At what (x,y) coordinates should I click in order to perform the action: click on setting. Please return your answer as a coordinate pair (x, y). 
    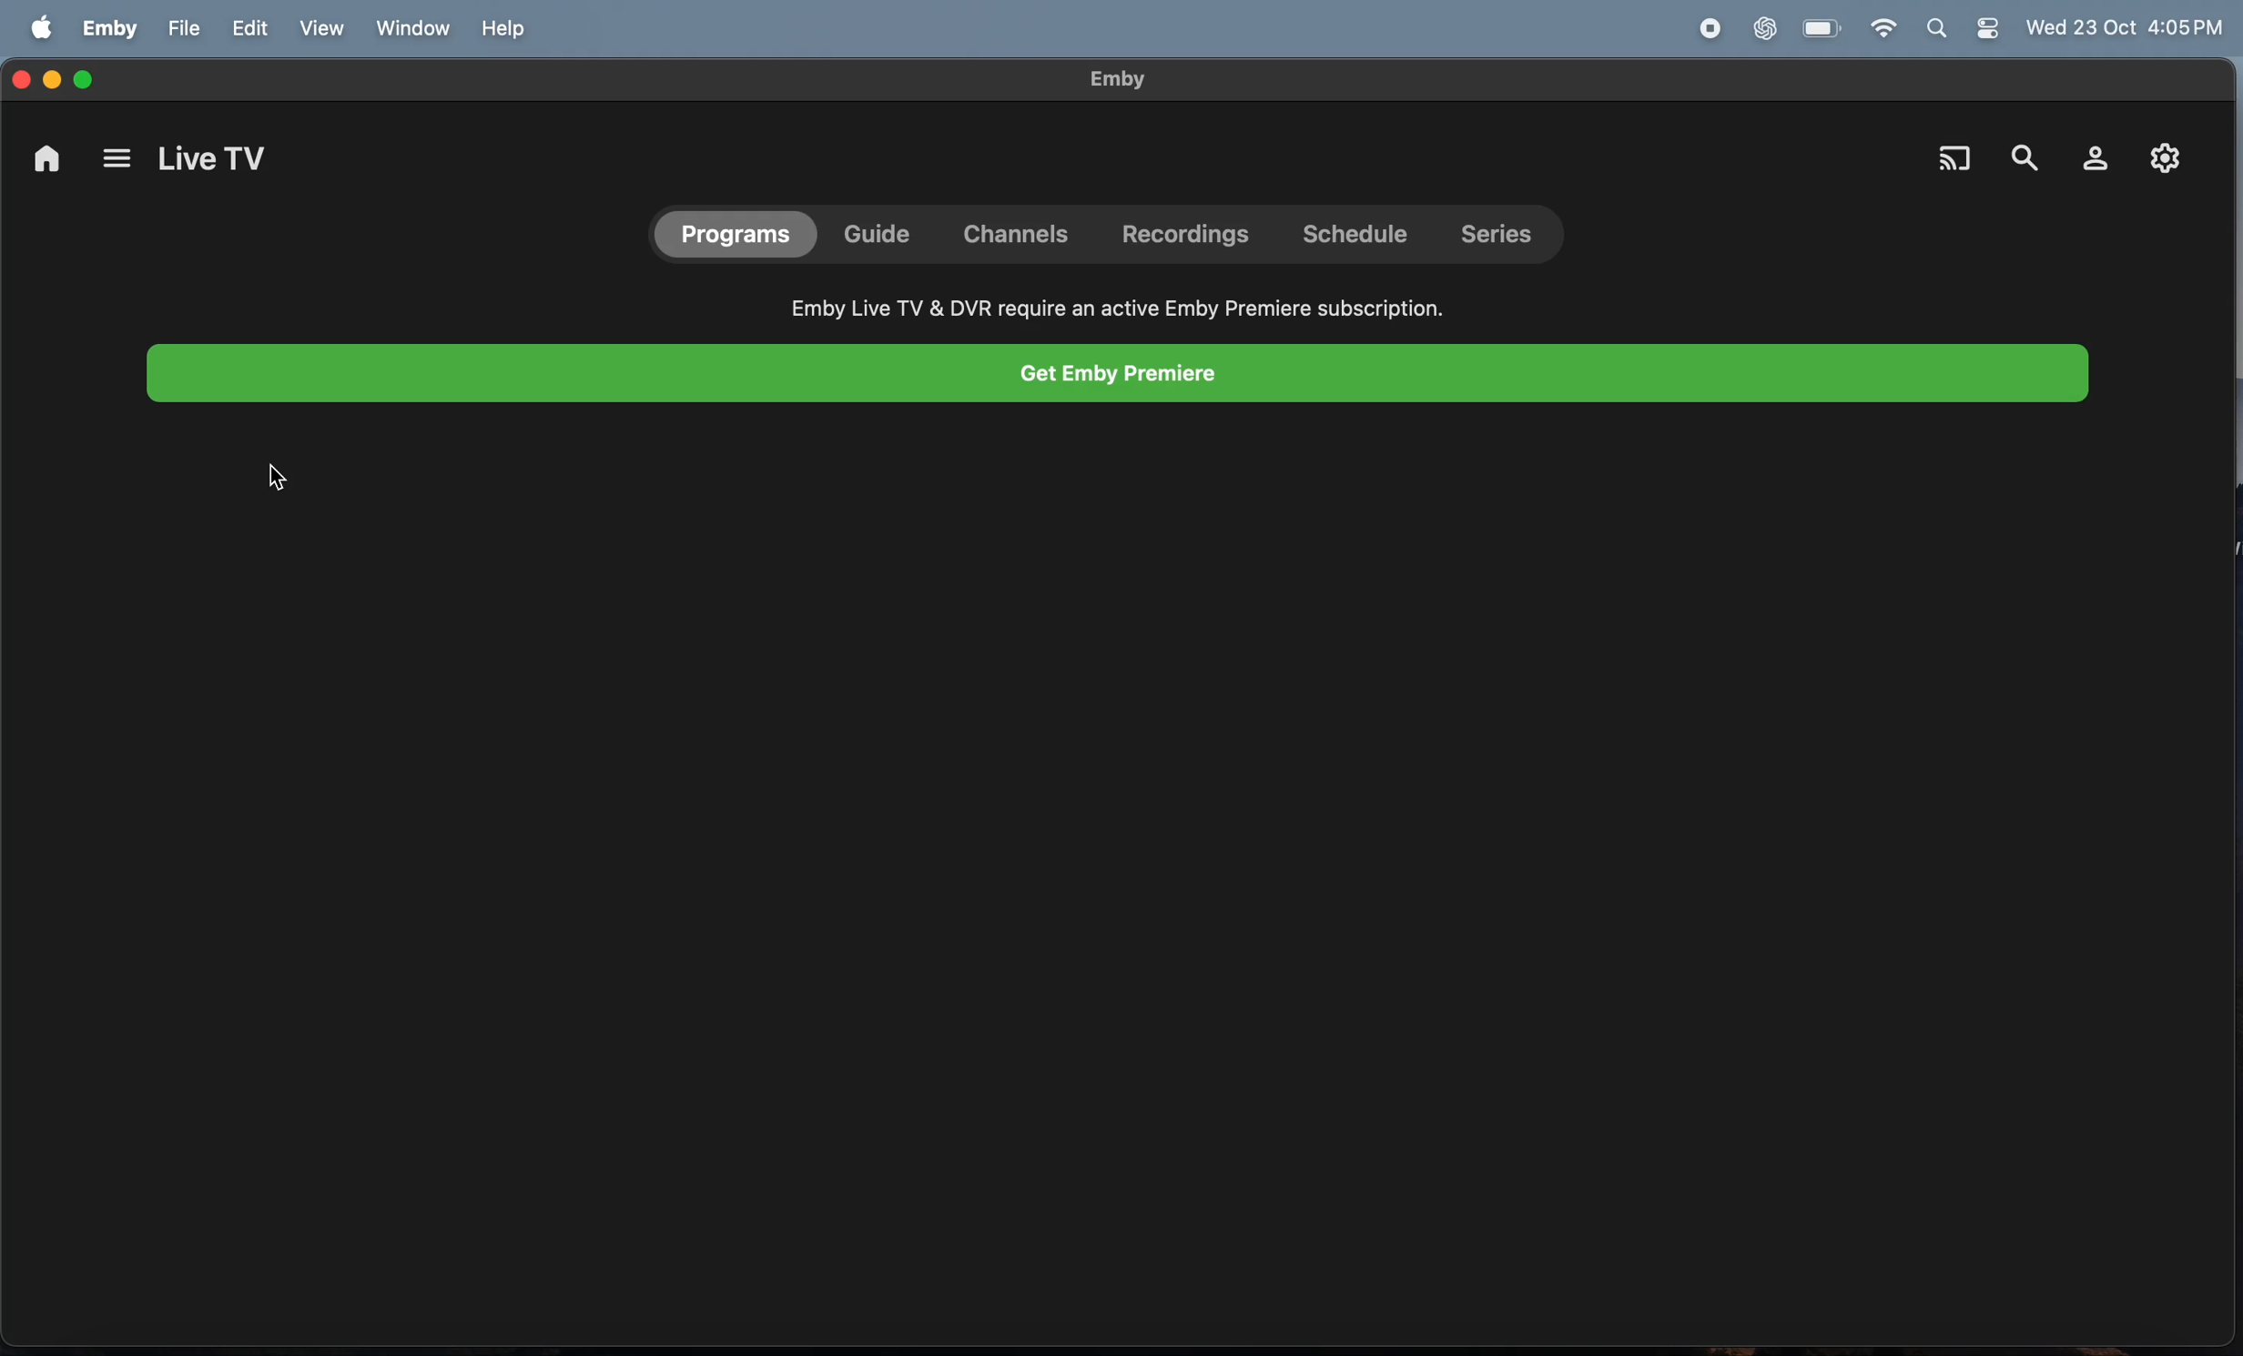
    Looking at the image, I should click on (2161, 159).